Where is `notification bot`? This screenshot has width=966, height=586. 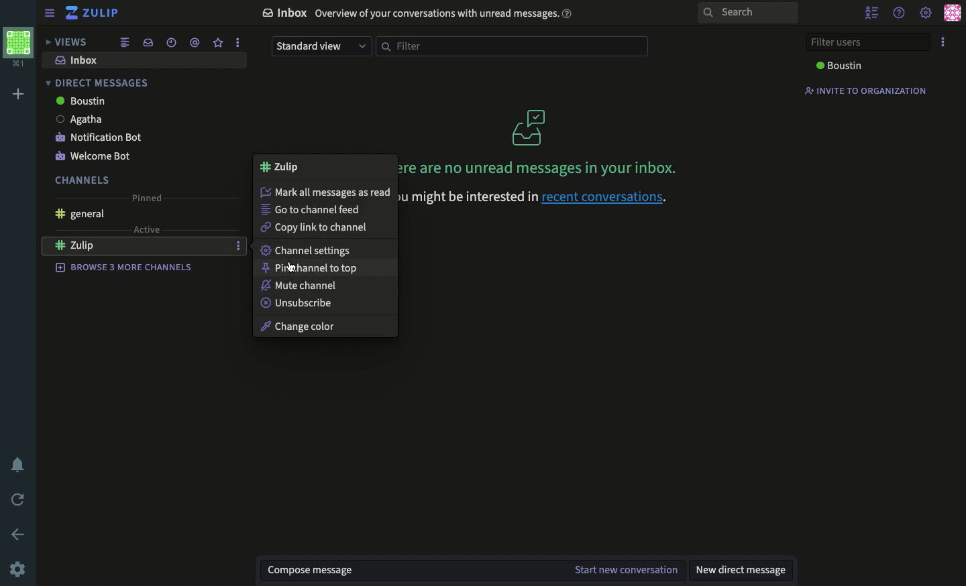
notification bot is located at coordinates (101, 137).